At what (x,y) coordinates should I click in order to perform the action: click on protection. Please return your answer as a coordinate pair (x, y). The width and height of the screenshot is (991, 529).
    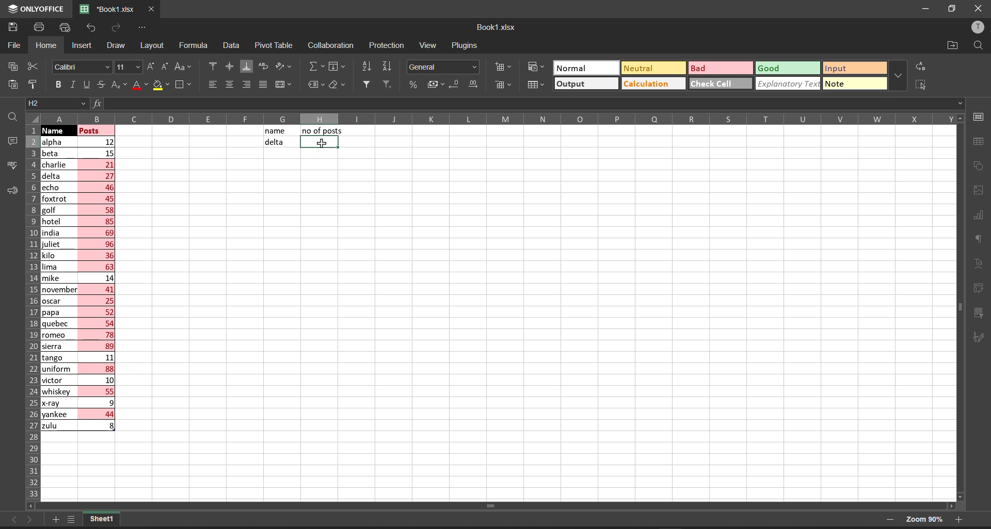
    Looking at the image, I should click on (389, 45).